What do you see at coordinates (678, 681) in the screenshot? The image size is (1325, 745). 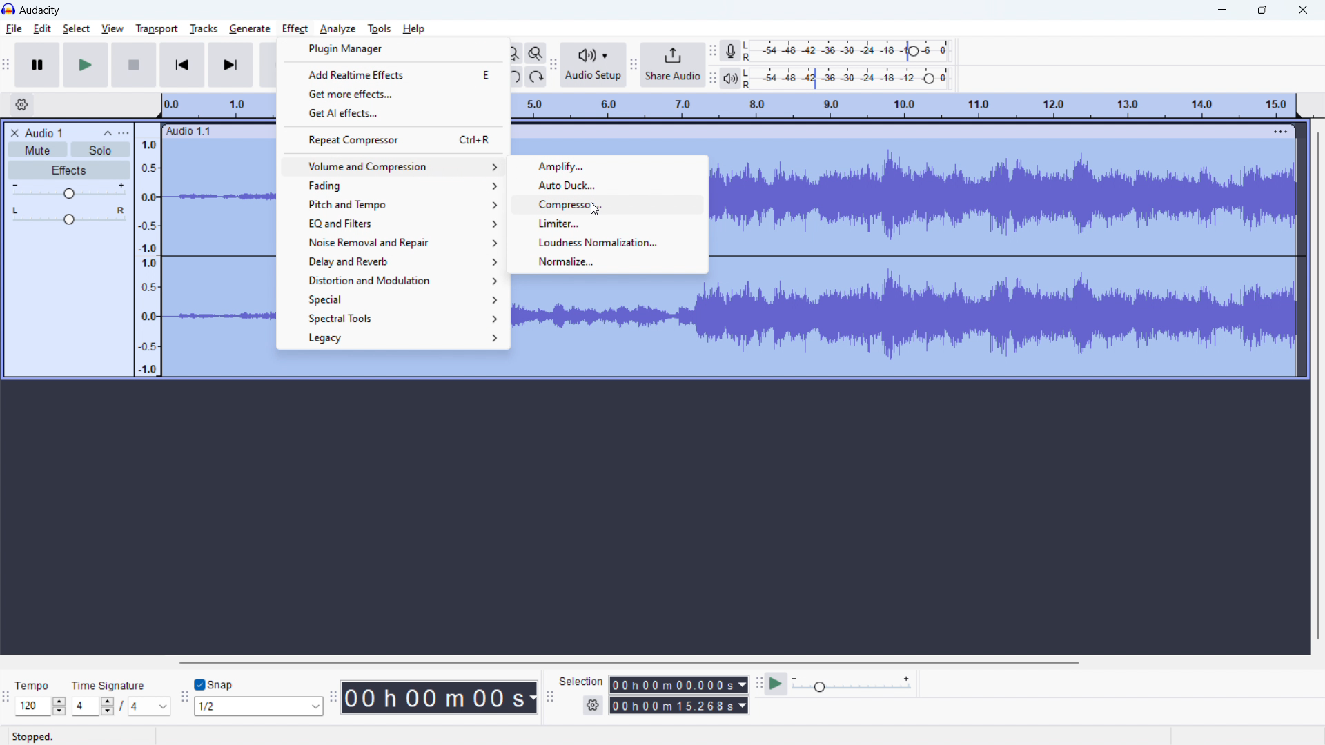 I see `00h00m00.000s (start time)` at bounding box center [678, 681].